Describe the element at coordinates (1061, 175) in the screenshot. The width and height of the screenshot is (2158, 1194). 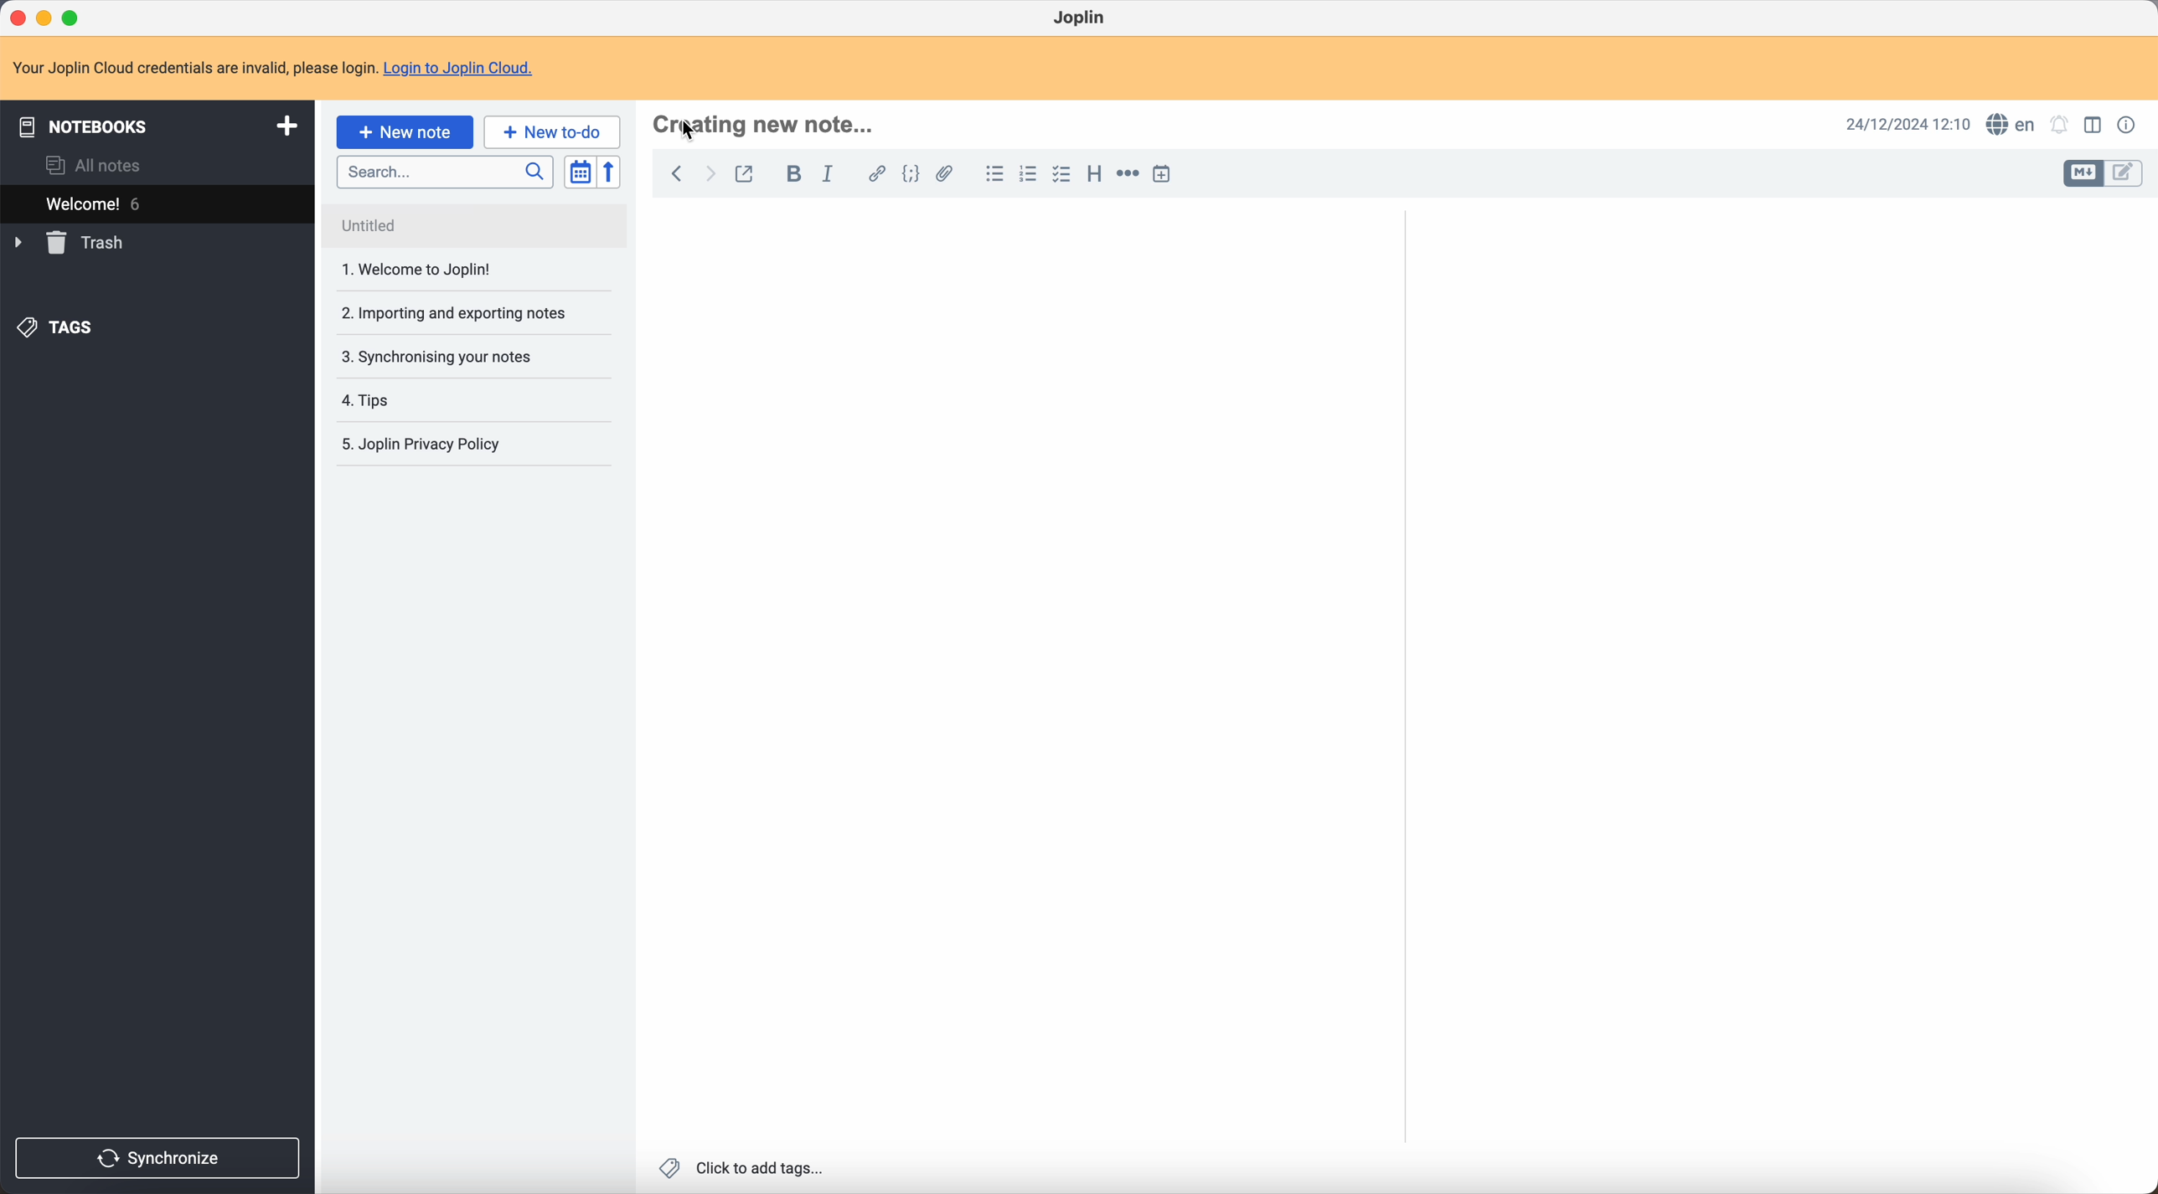
I see `check list` at that location.